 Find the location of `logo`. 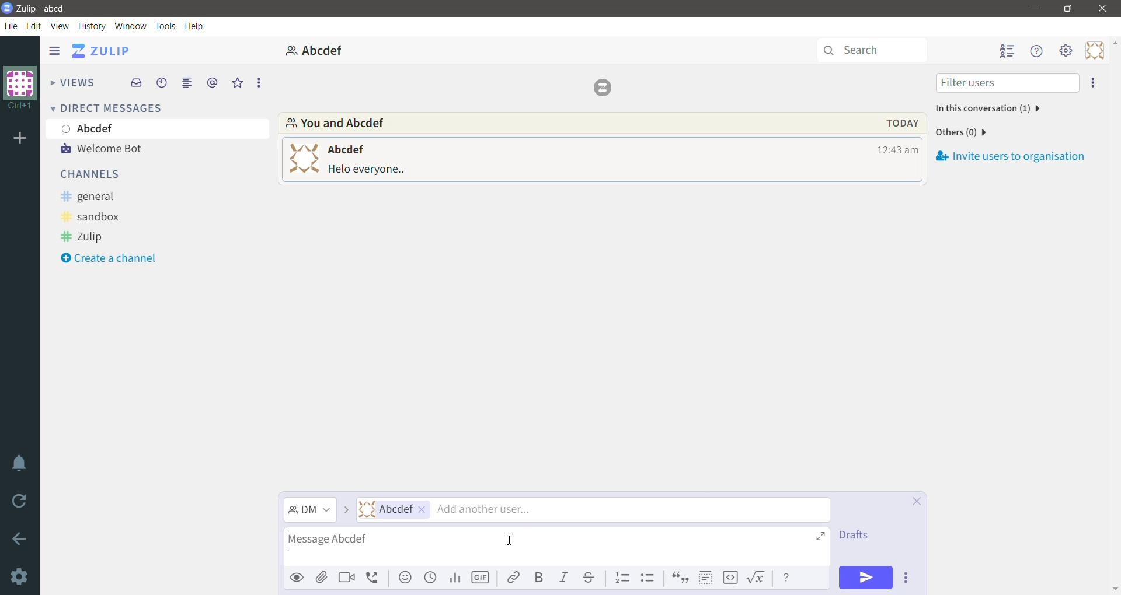

logo is located at coordinates (605, 87).